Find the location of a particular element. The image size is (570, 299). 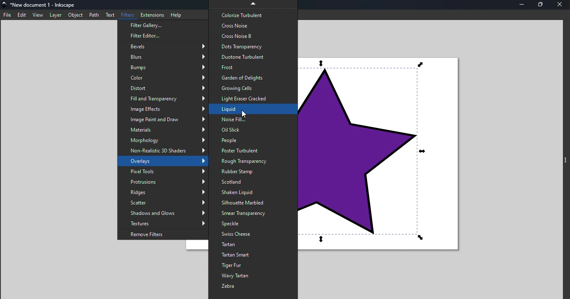

Shadows and Glows is located at coordinates (161, 213).